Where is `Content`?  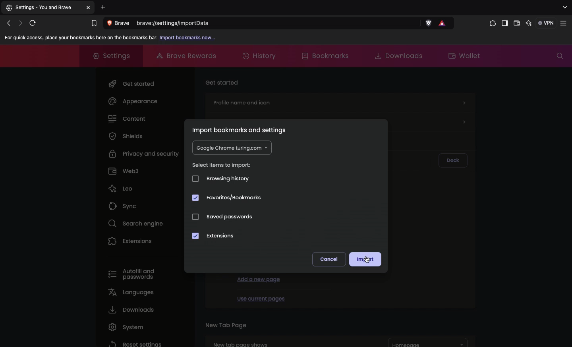 Content is located at coordinates (128, 118).